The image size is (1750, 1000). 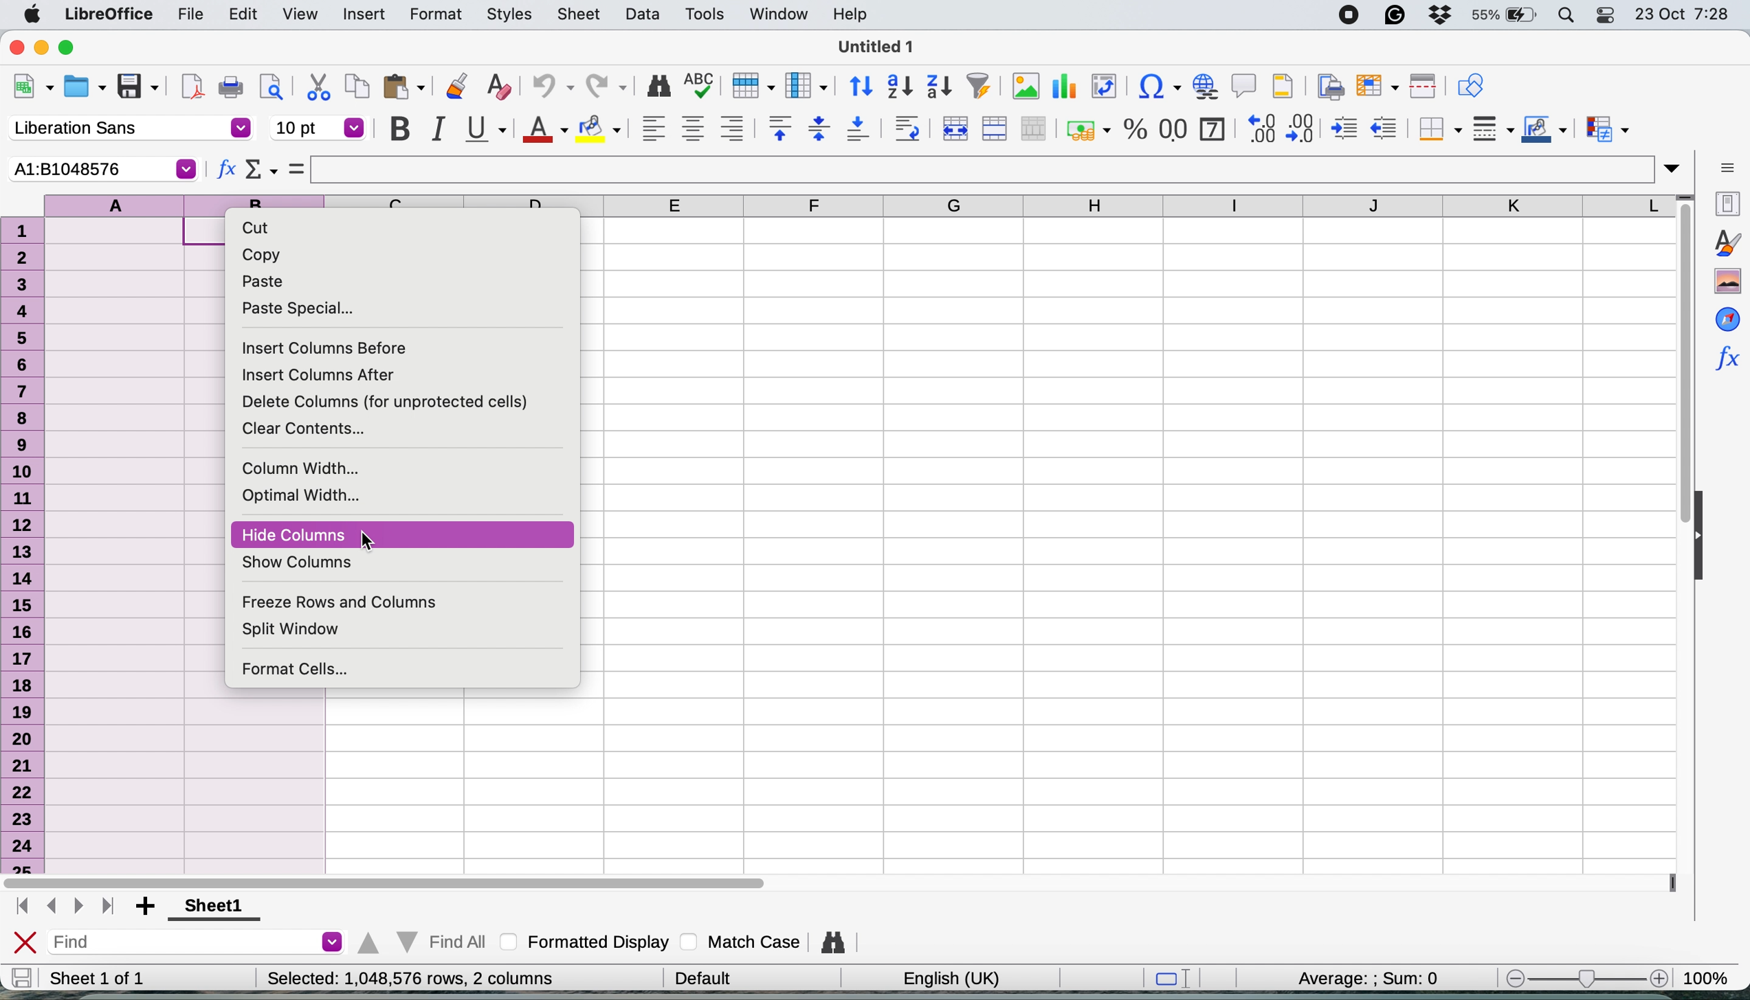 What do you see at coordinates (295, 536) in the screenshot?
I see `hide columns` at bounding box center [295, 536].